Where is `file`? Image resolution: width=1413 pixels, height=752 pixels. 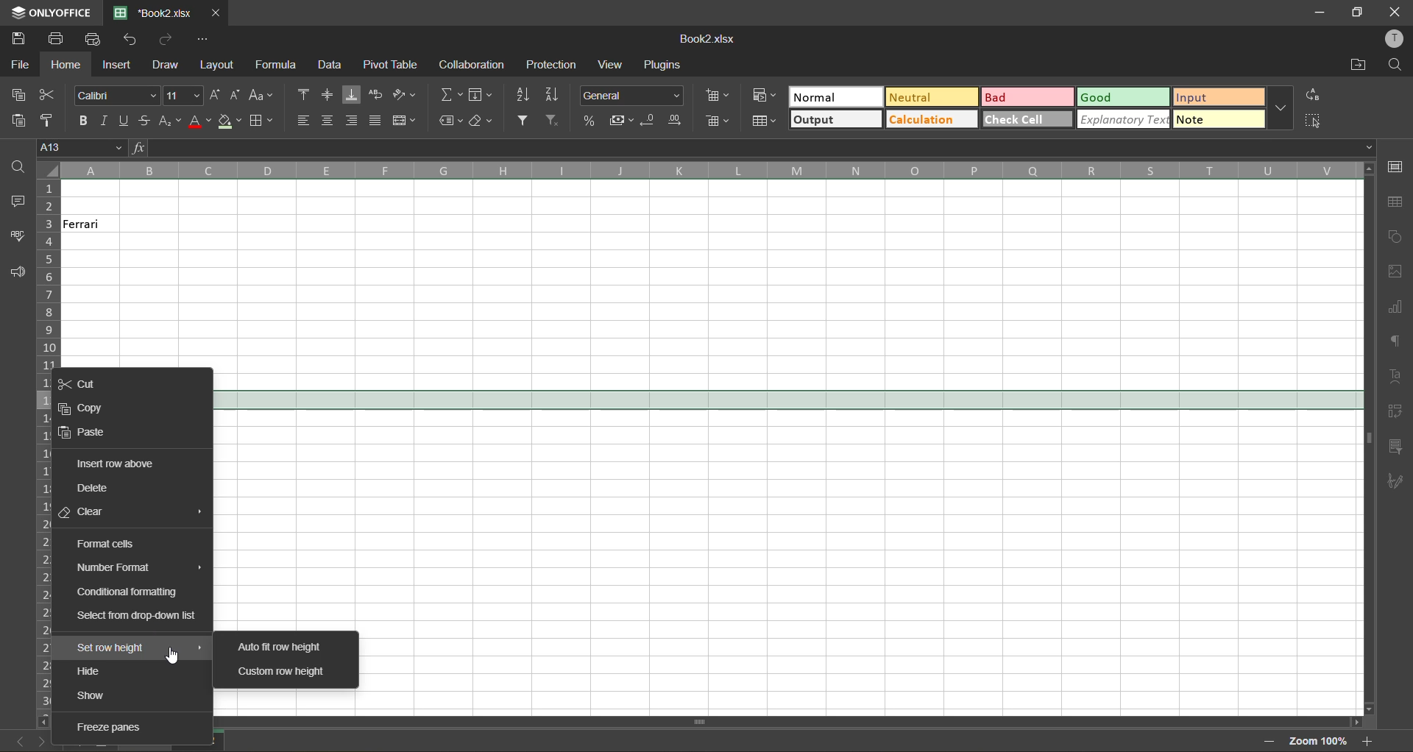 file is located at coordinates (21, 65).